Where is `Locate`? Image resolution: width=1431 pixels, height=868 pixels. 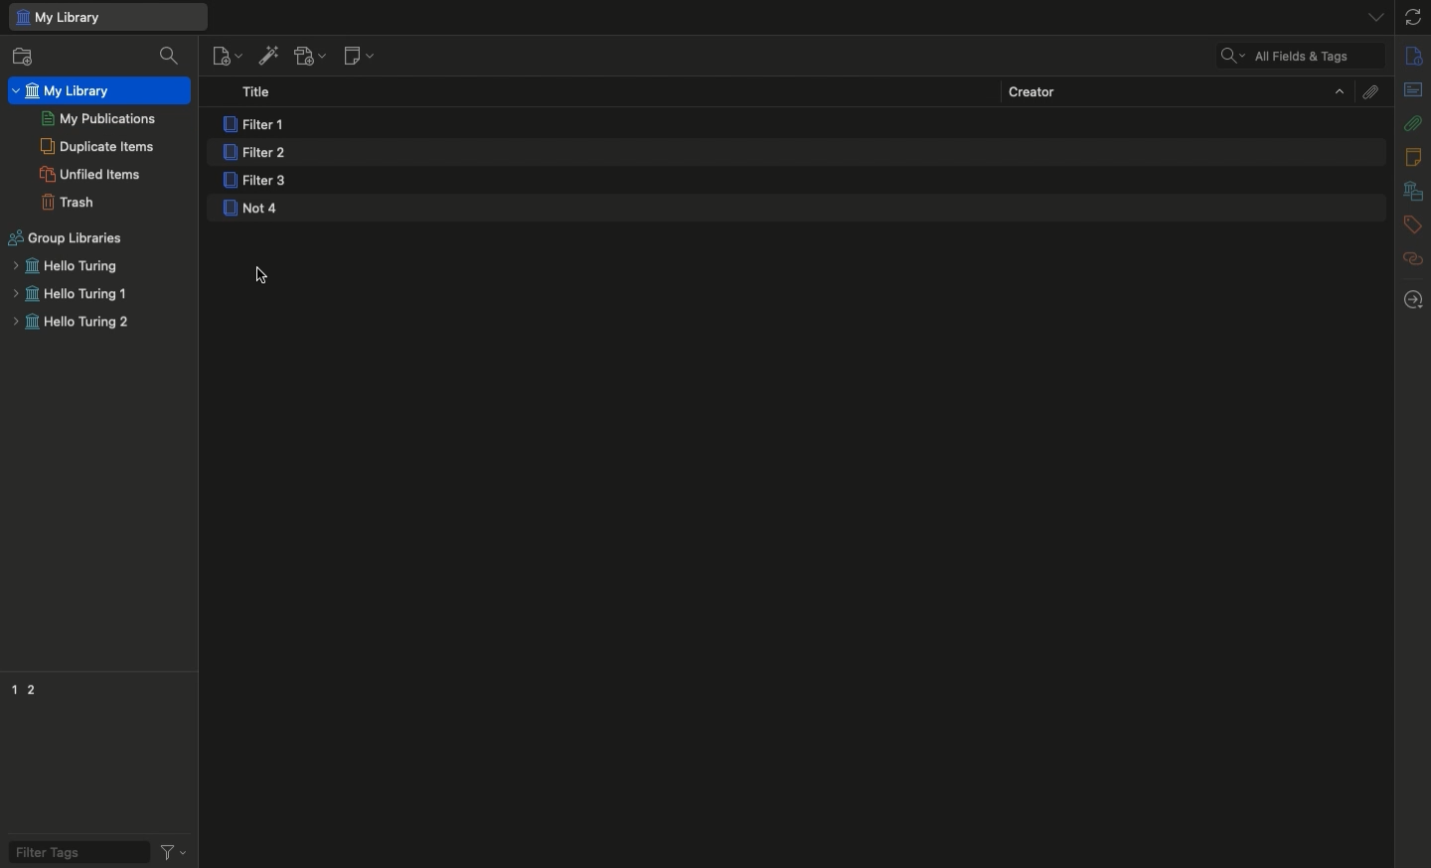 Locate is located at coordinates (1413, 300).